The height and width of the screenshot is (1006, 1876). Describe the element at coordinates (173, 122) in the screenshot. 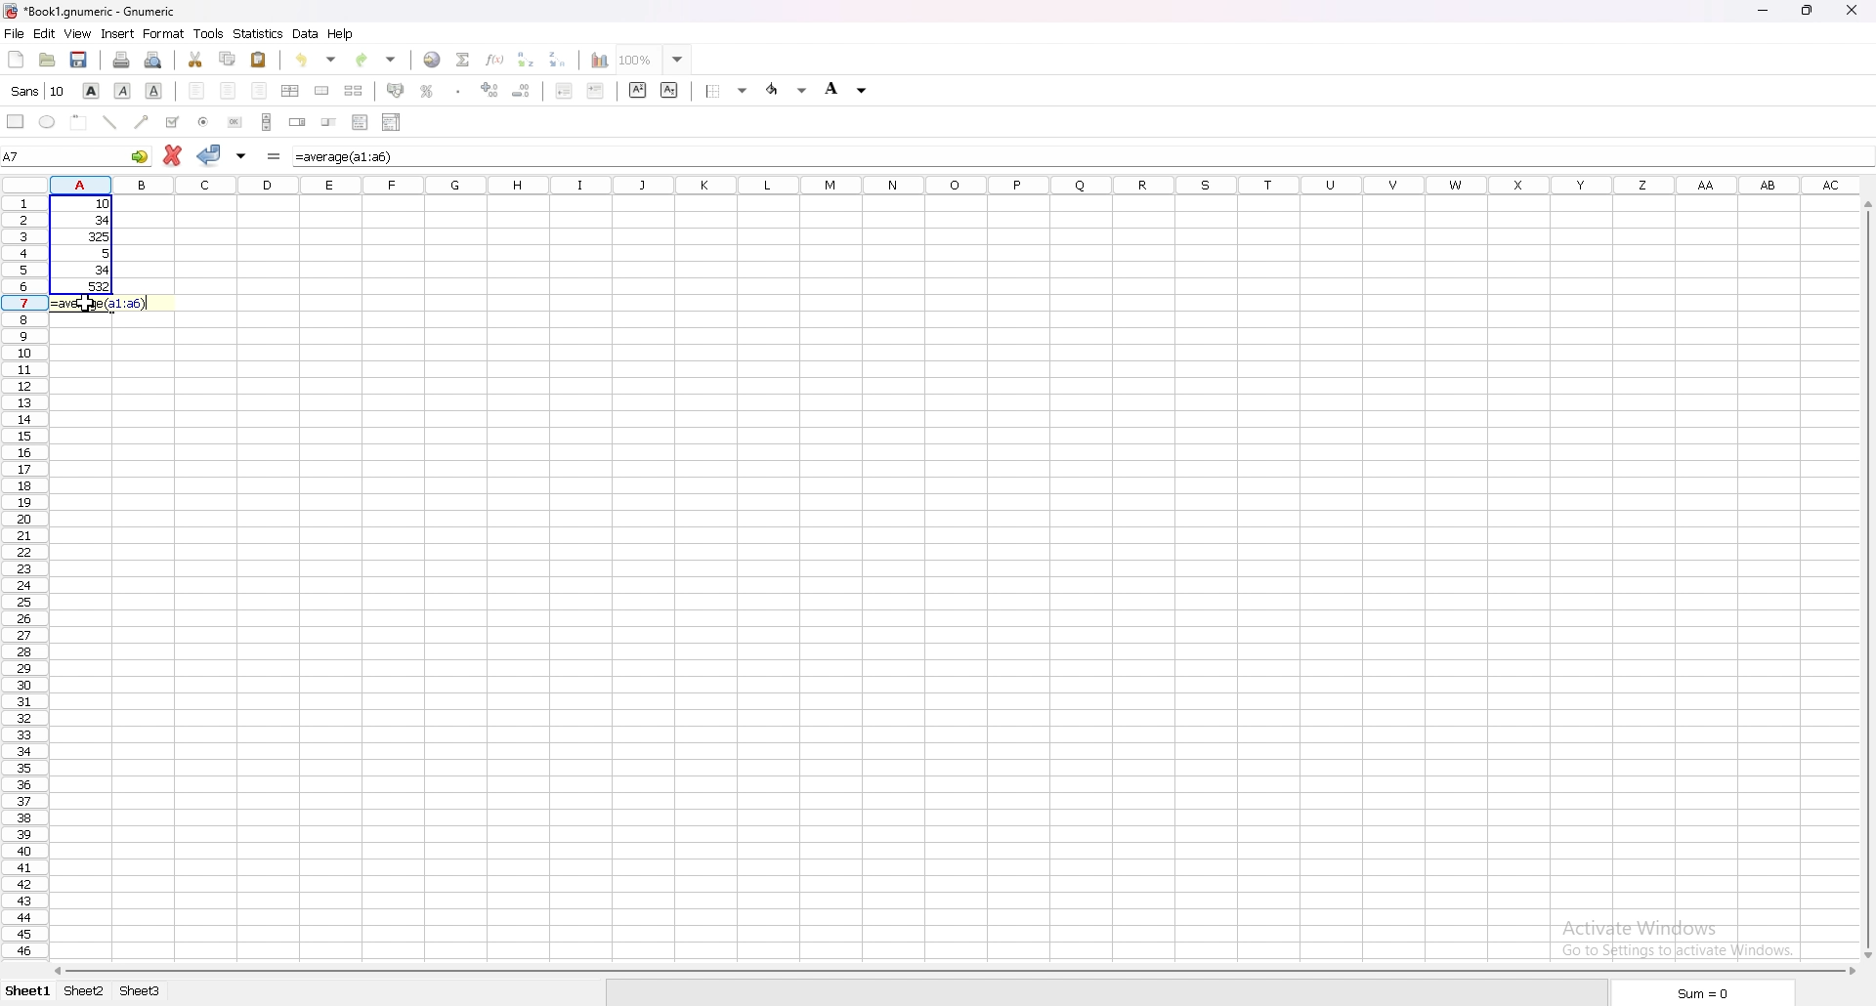

I see `tickbox` at that location.